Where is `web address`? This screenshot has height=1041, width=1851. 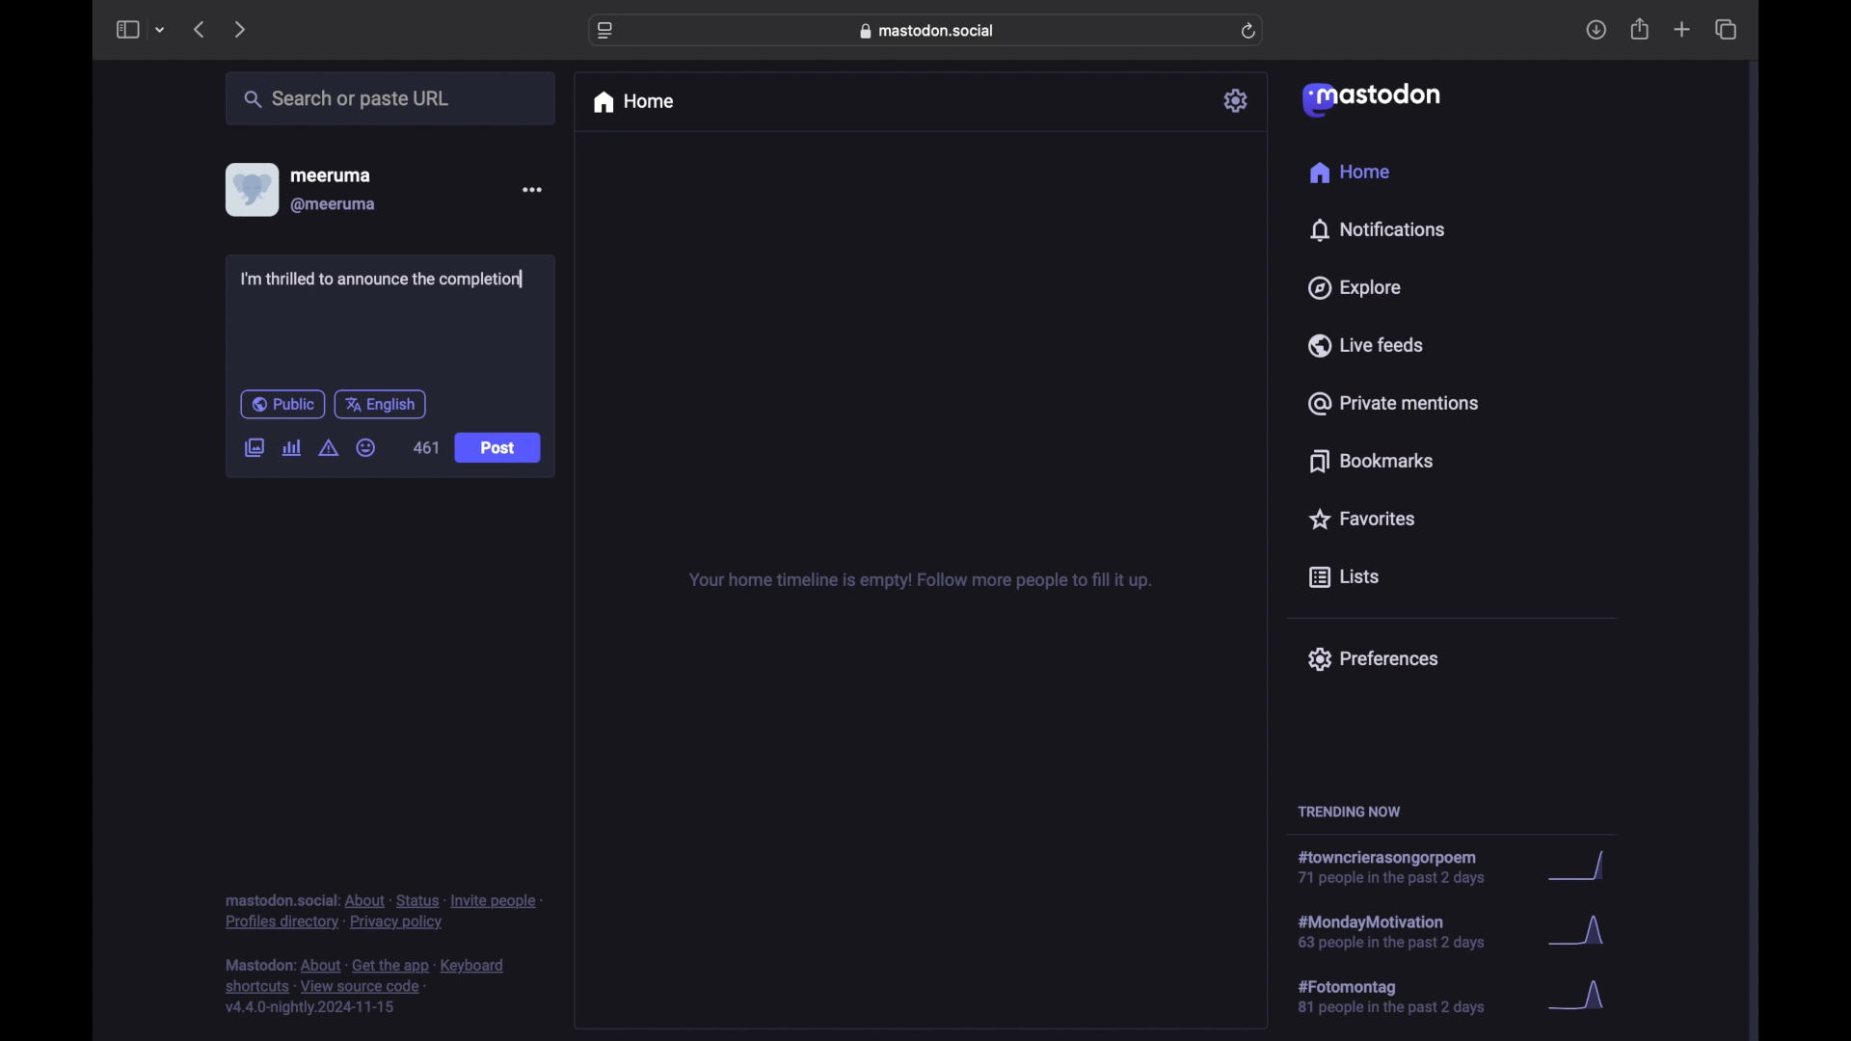 web address is located at coordinates (927, 31).